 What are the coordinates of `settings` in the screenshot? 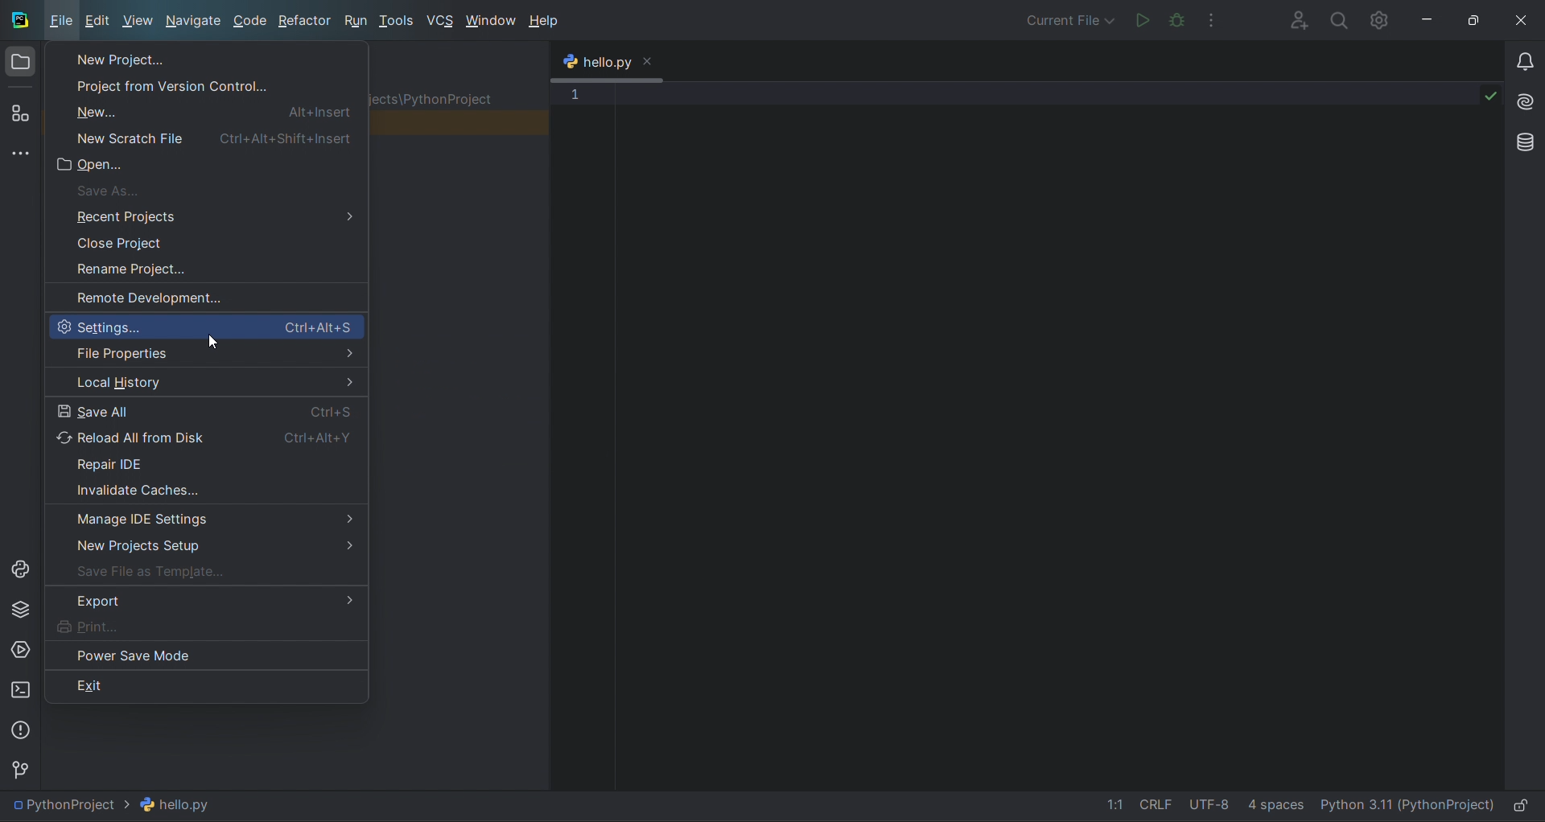 It's located at (1382, 20).